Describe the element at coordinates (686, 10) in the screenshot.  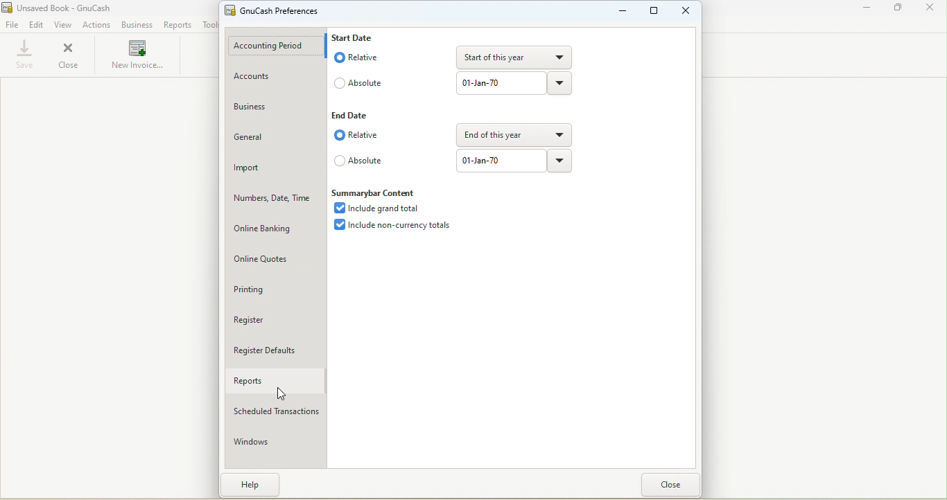
I see `Close` at that location.